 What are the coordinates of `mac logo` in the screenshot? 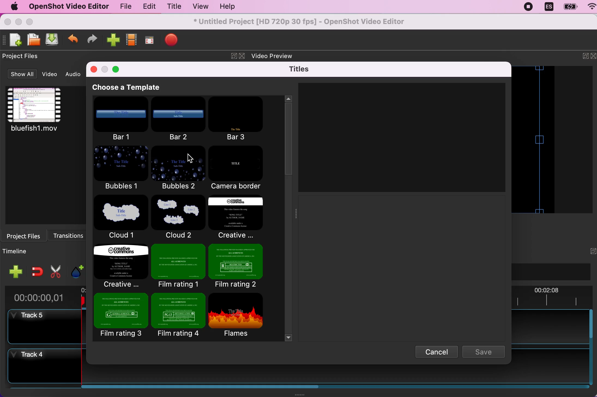 It's located at (12, 7).